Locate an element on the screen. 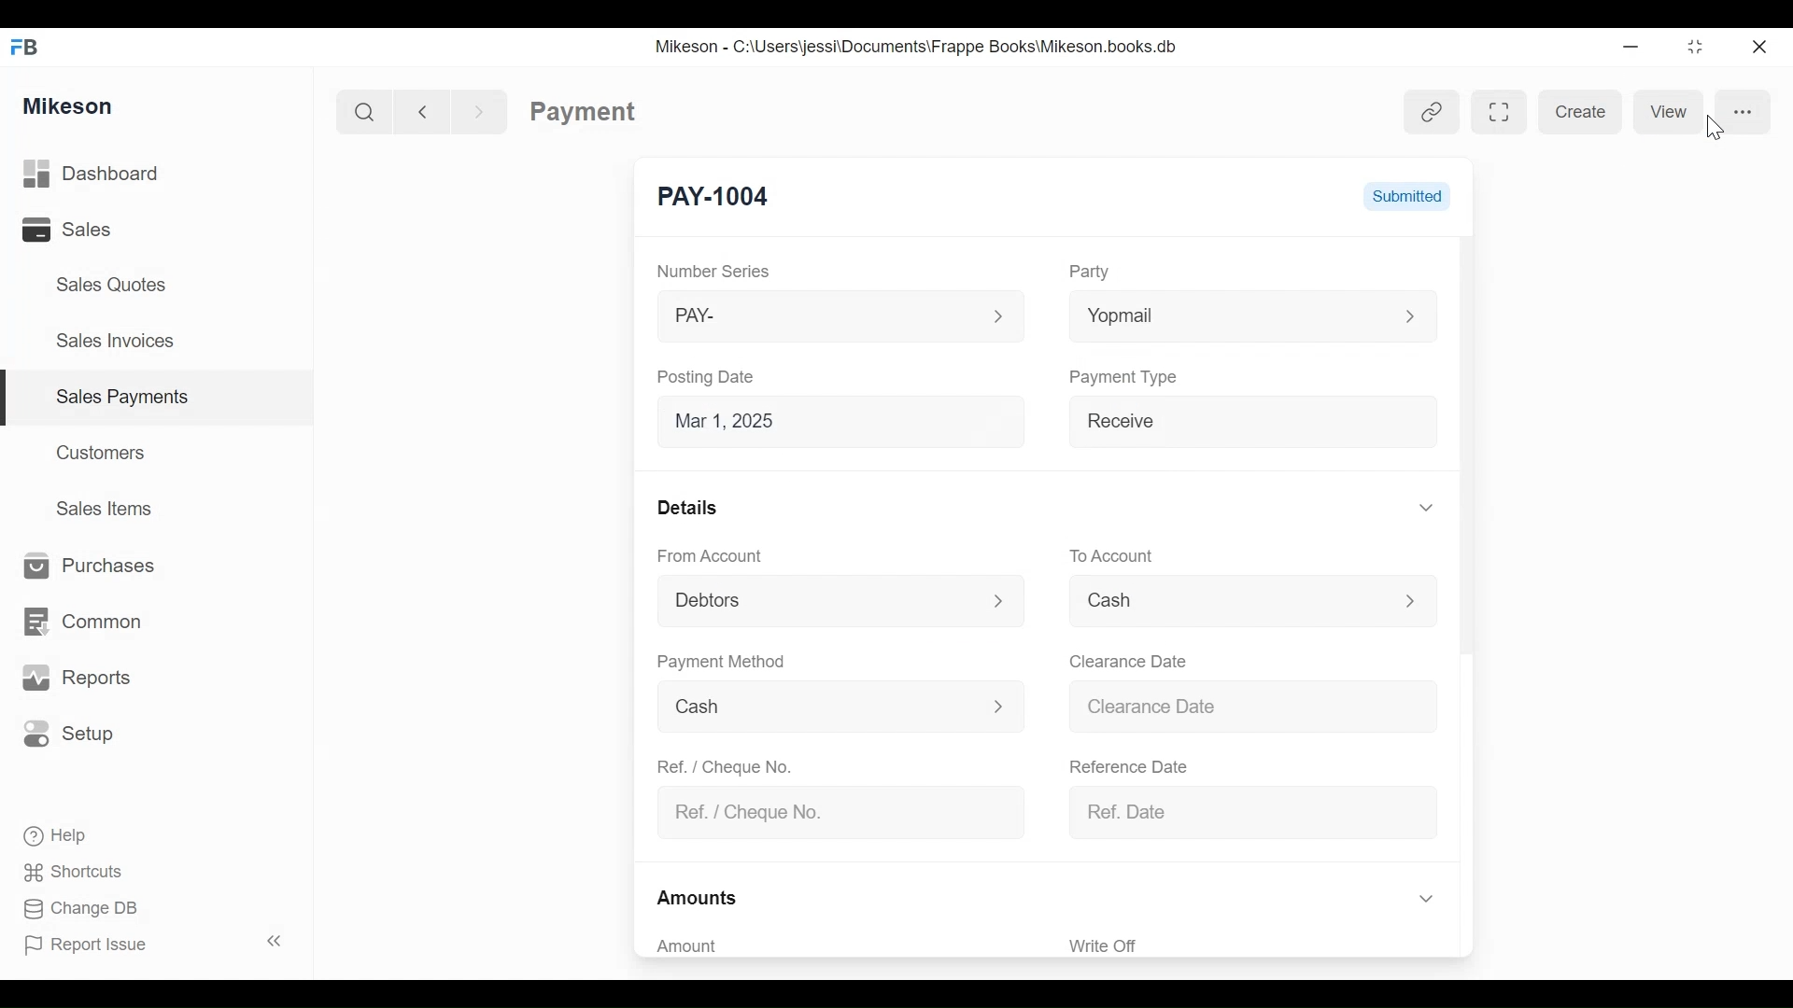  Write Off is located at coordinates (1103, 945).